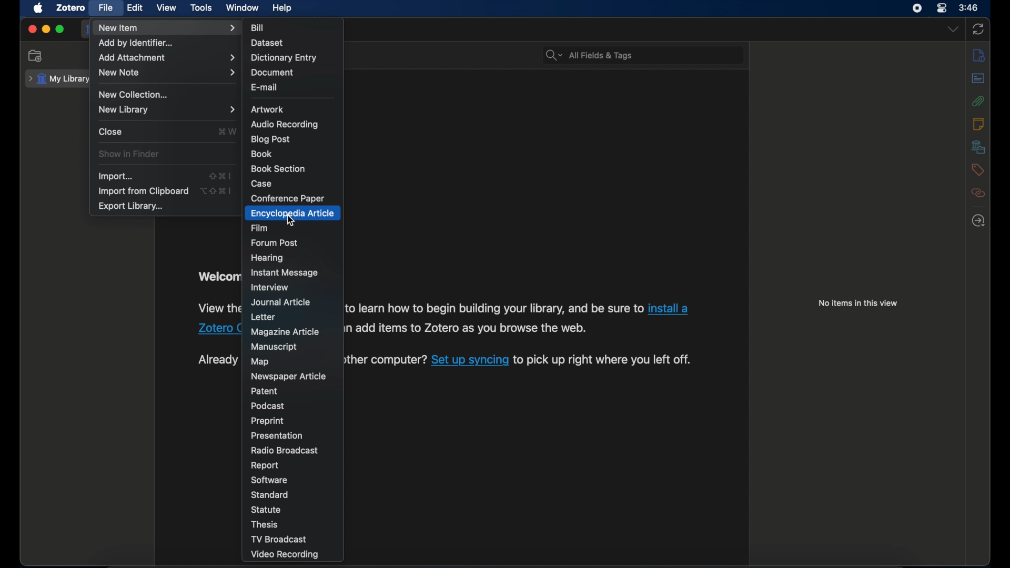 The image size is (1010, 568). What do you see at coordinates (61, 79) in the screenshot?
I see `my library` at bounding box center [61, 79].